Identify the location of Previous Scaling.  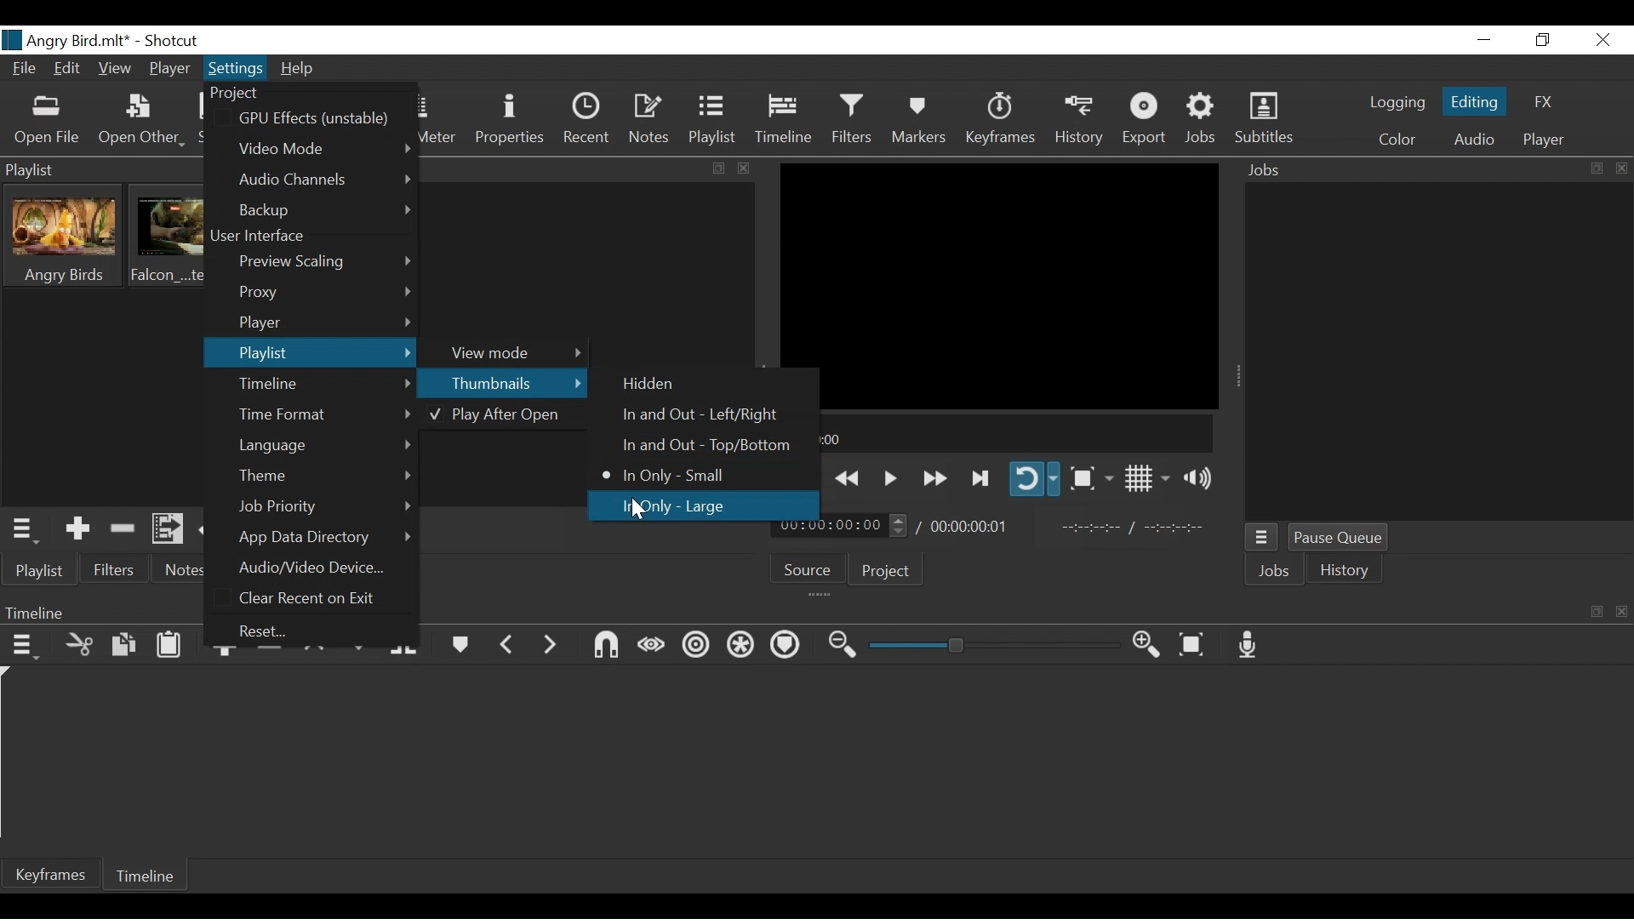
(324, 264).